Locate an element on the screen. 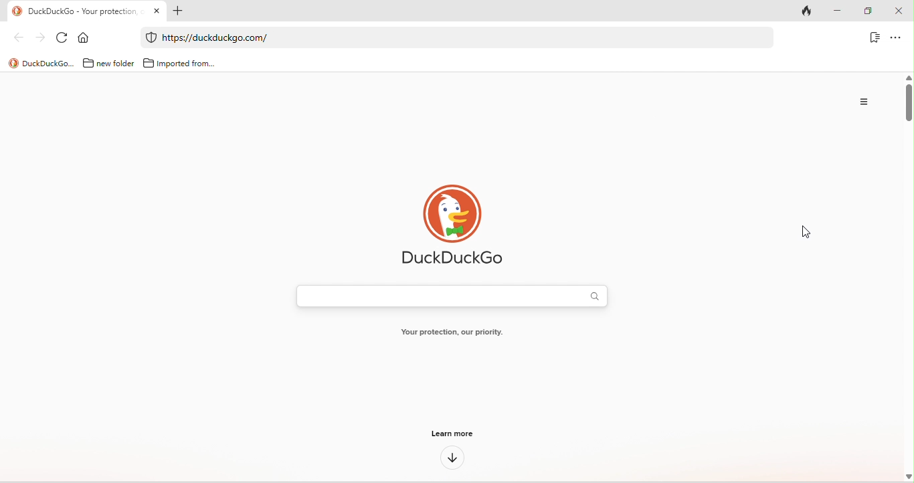 The width and height of the screenshot is (914, 483). title is located at coordinates (39, 63).